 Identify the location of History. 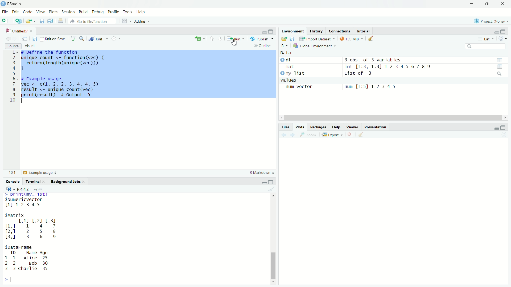
(316, 31).